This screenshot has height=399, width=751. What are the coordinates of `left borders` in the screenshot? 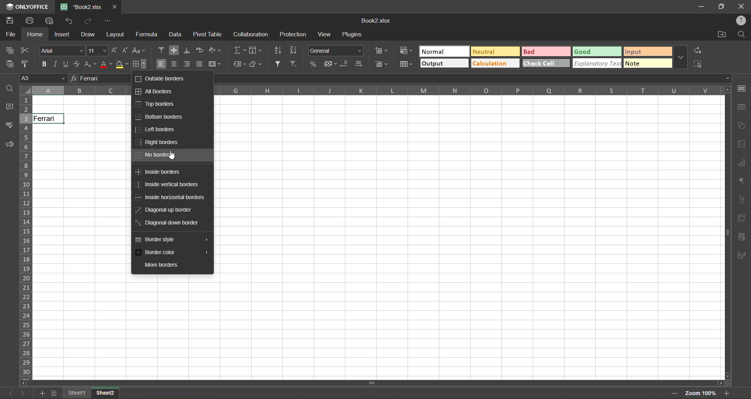 It's located at (156, 130).